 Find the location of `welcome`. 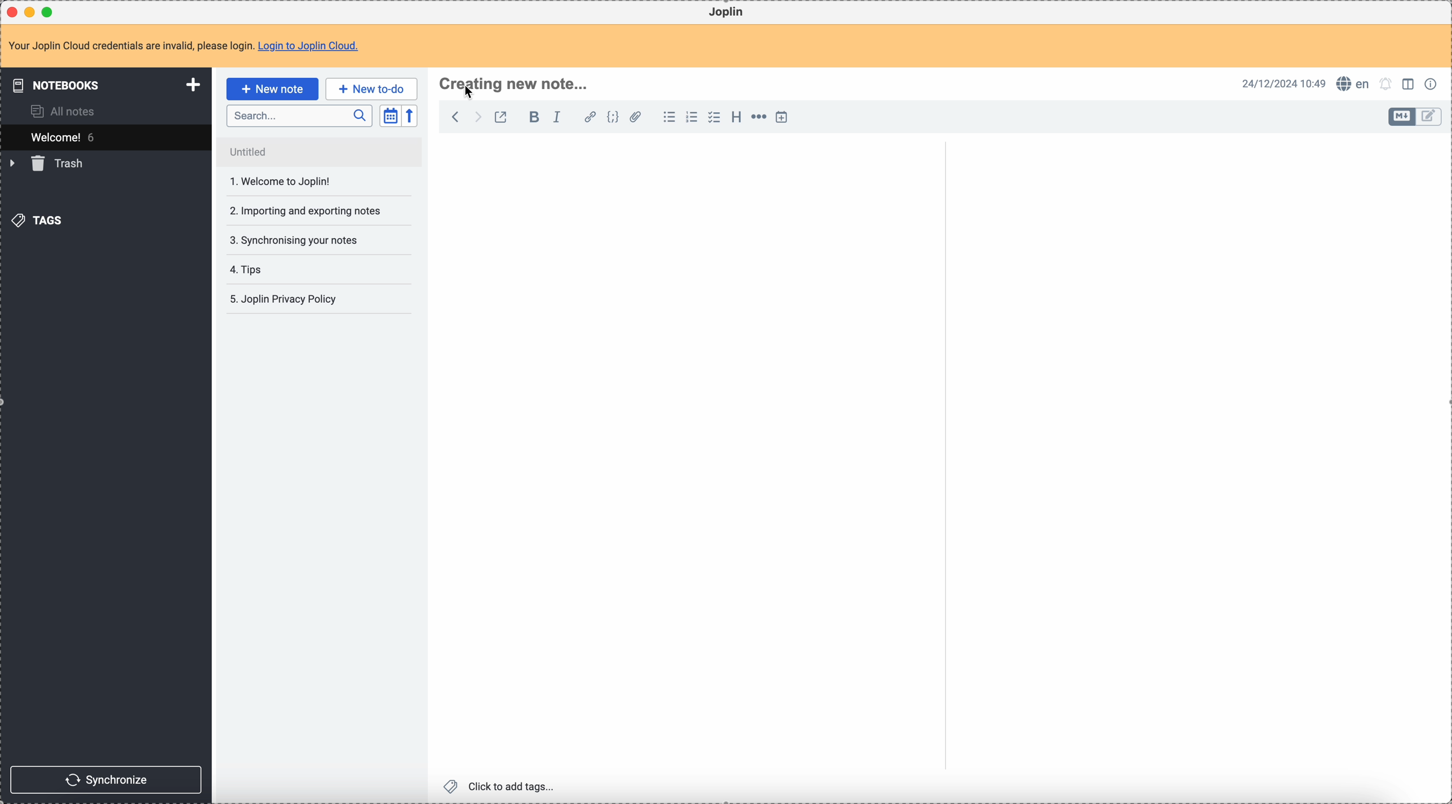

welcome is located at coordinates (105, 137).